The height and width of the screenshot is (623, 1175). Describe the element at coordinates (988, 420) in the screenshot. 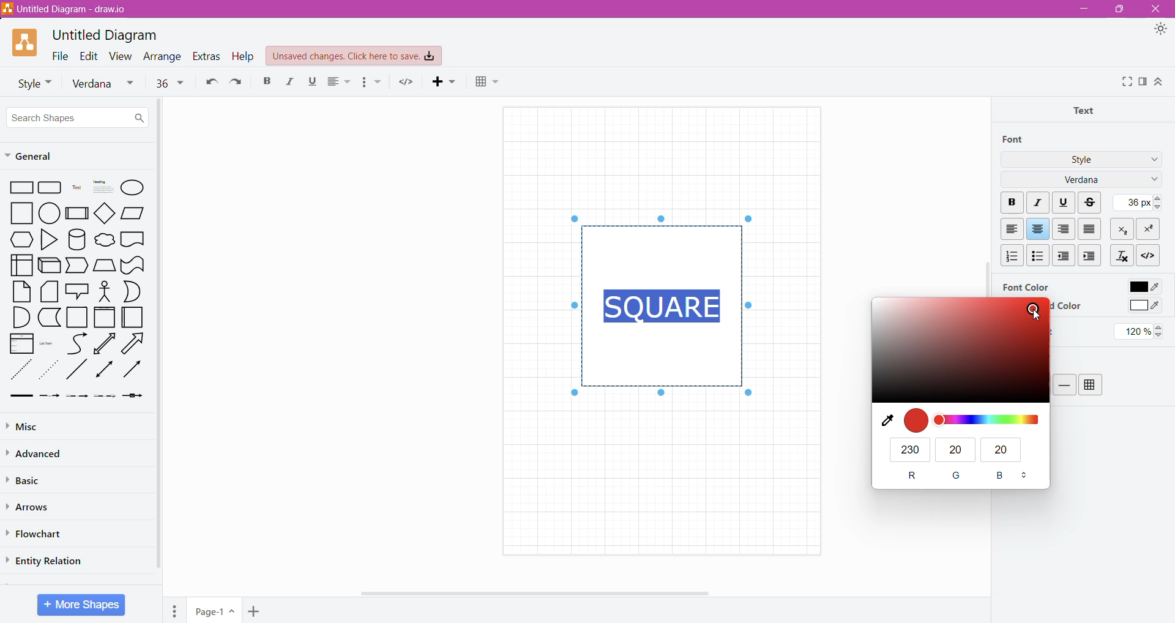

I see `variation scale` at that location.